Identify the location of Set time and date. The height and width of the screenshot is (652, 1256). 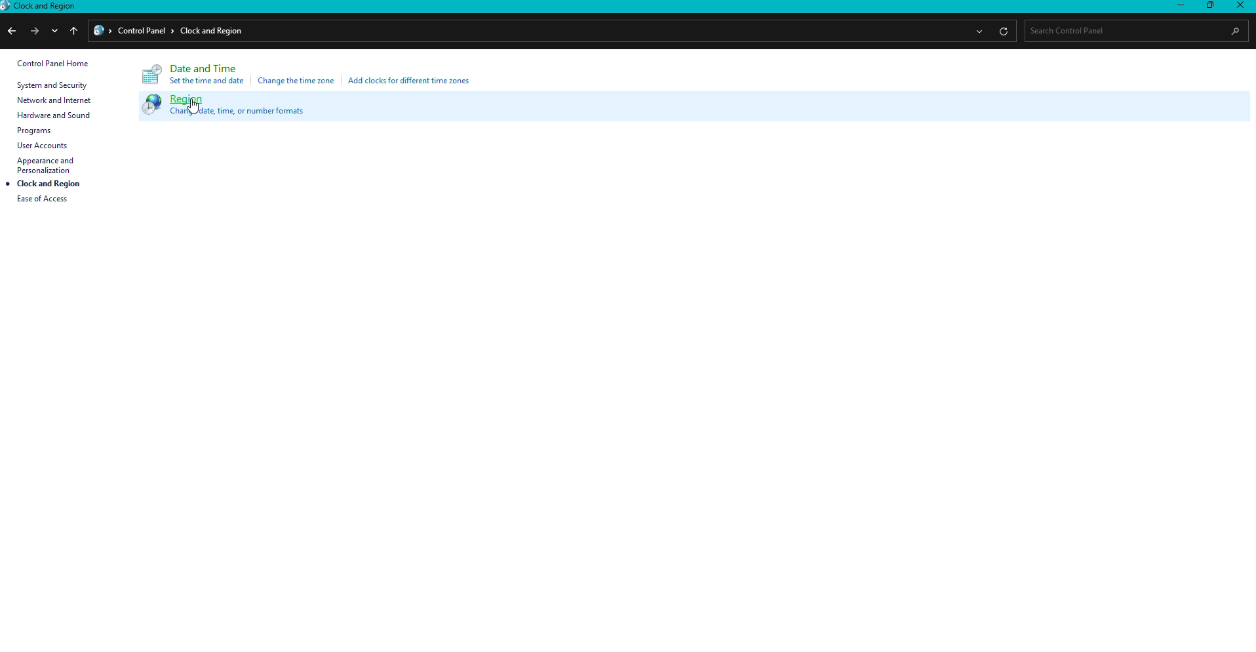
(208, 83).